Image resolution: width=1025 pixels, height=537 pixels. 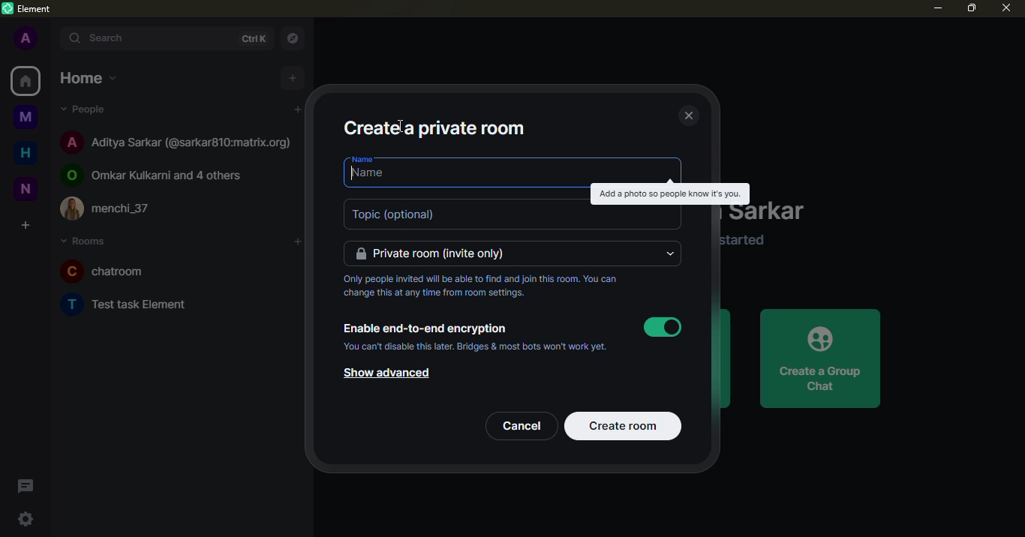 What do you see at coordinates (154, 175) in the screenshot?
I see `Omkar Kulkarni and 4 others` at bounding box center [154, 175].